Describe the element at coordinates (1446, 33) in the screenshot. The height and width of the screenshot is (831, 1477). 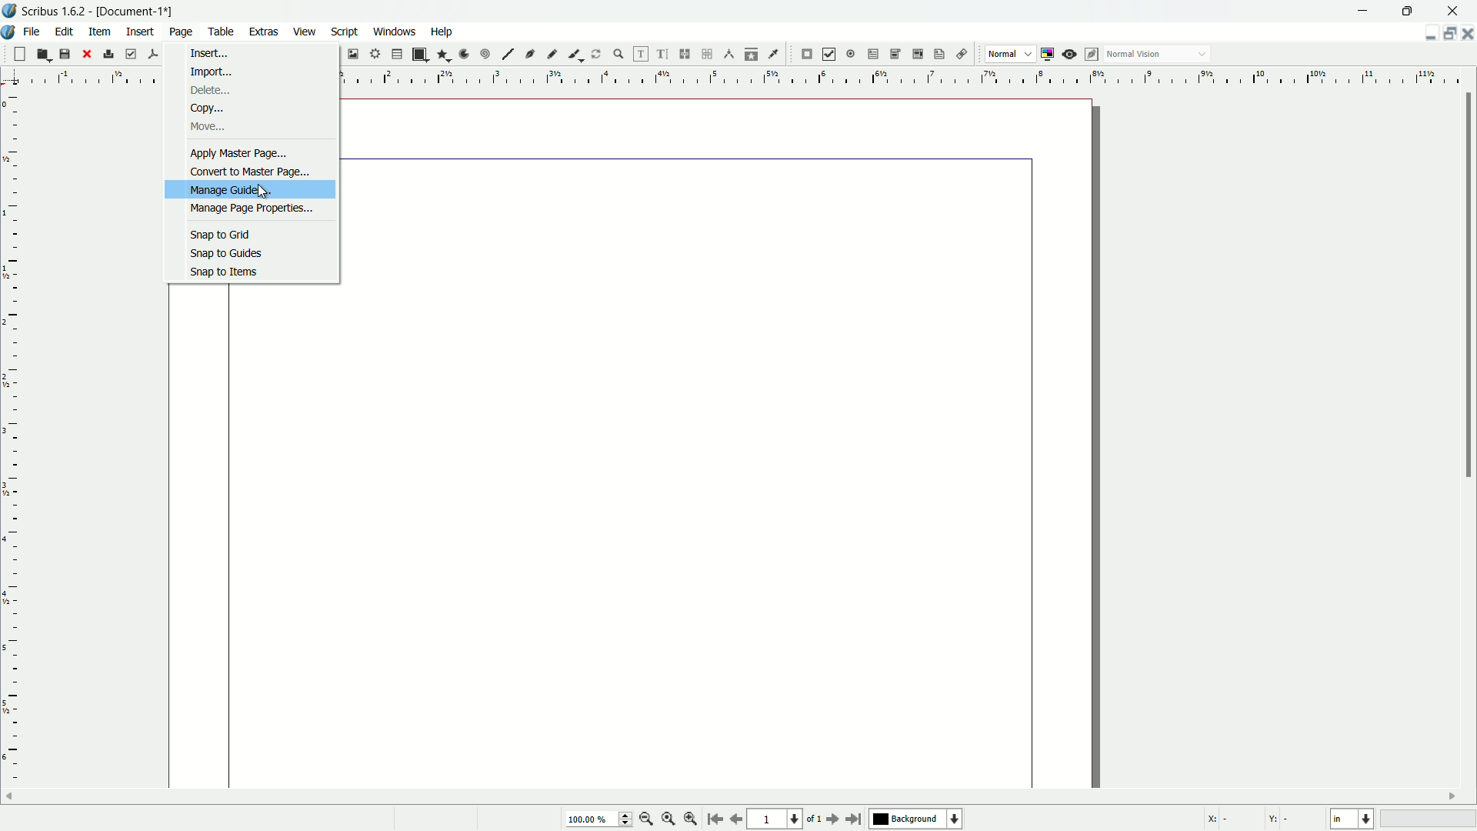
I see `change layout` at that location.